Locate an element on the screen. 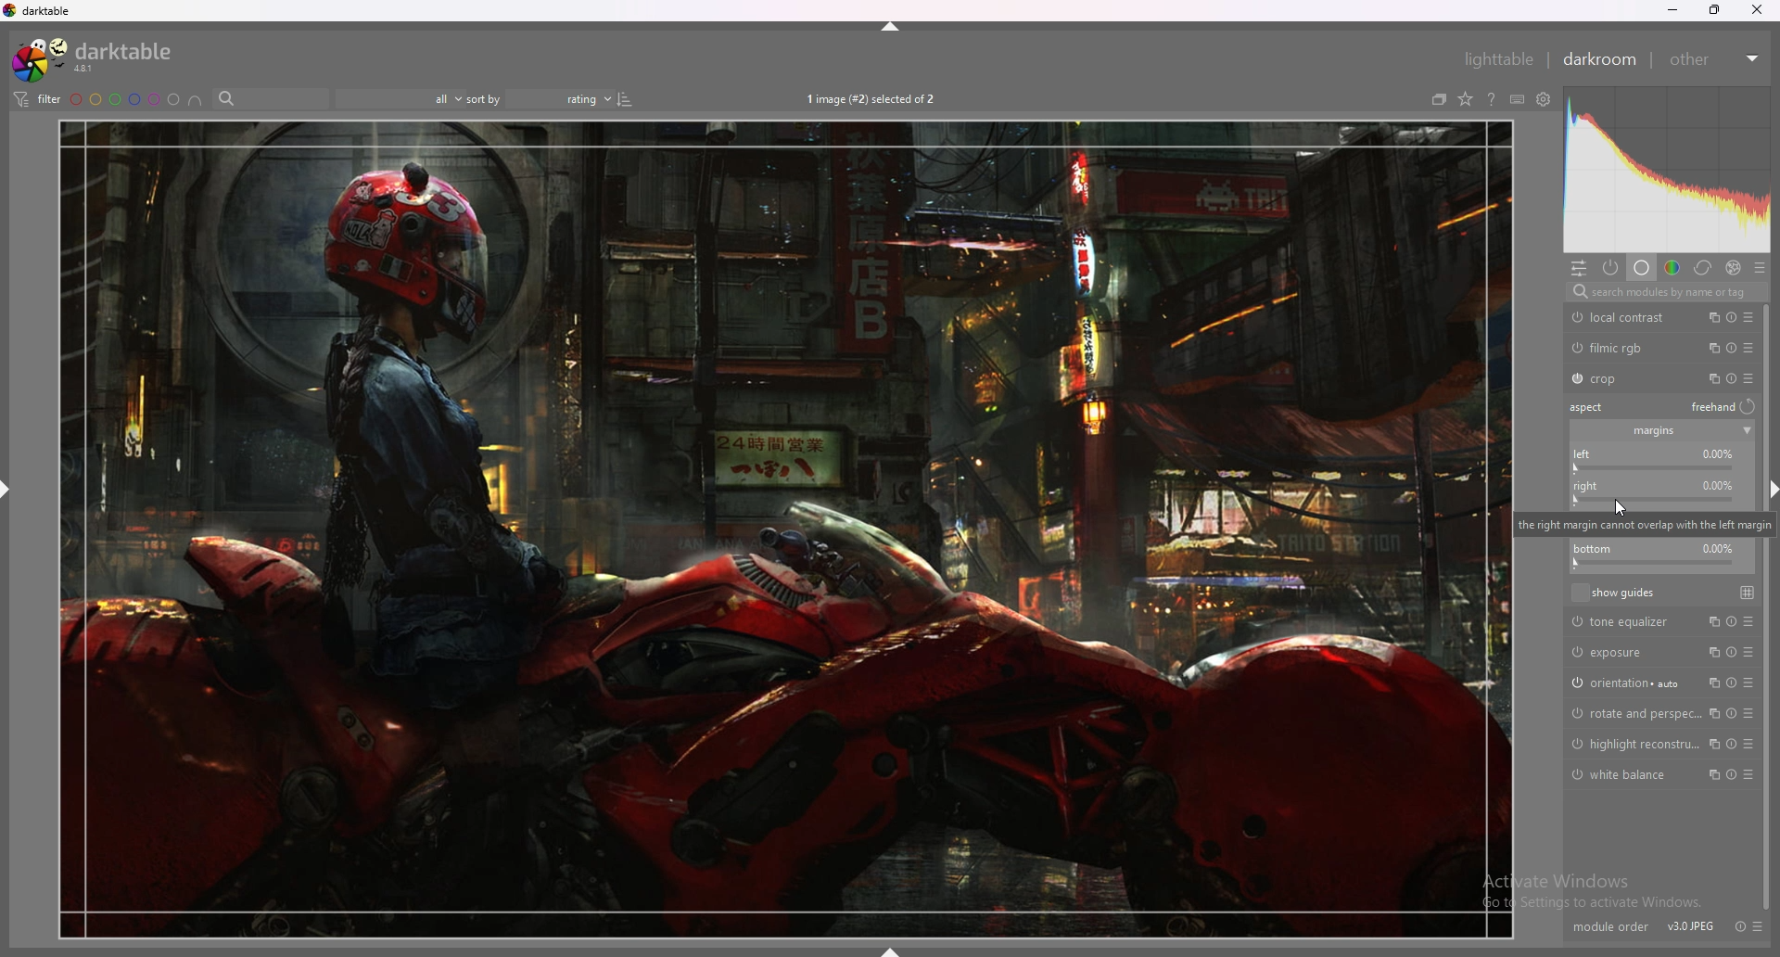 This screenshot has width=1780, height=957. filter by images rating is located at coordinates (400, 98).